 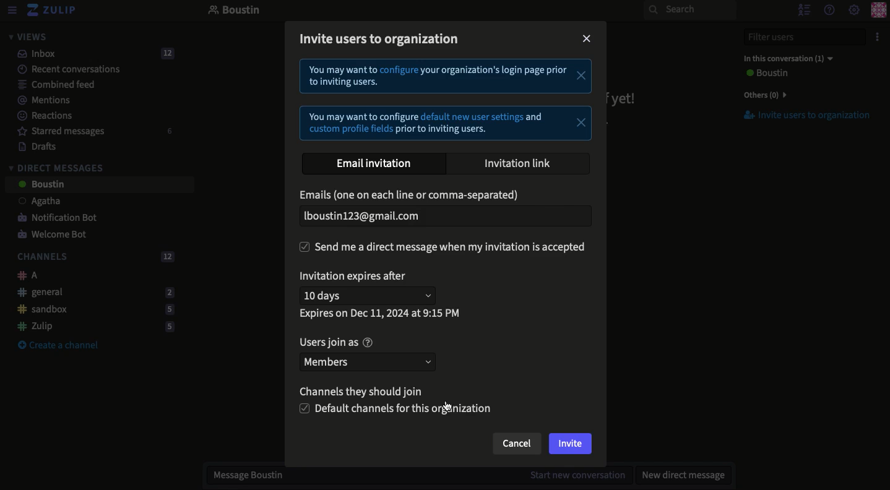 What do you see at coordinates (443, 248) in the screenshot?
I see `Send DM when invitation is accepted` at bounding box center [443, 248].